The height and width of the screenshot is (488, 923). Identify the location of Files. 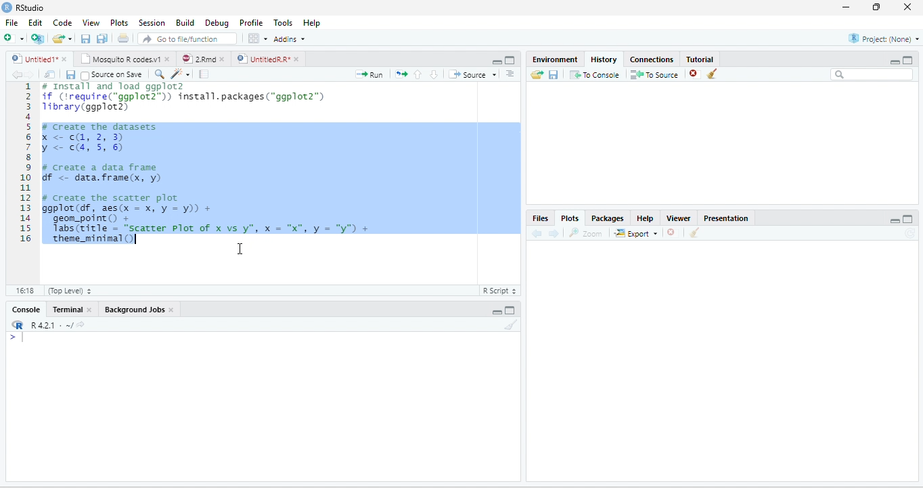
(540, 218).